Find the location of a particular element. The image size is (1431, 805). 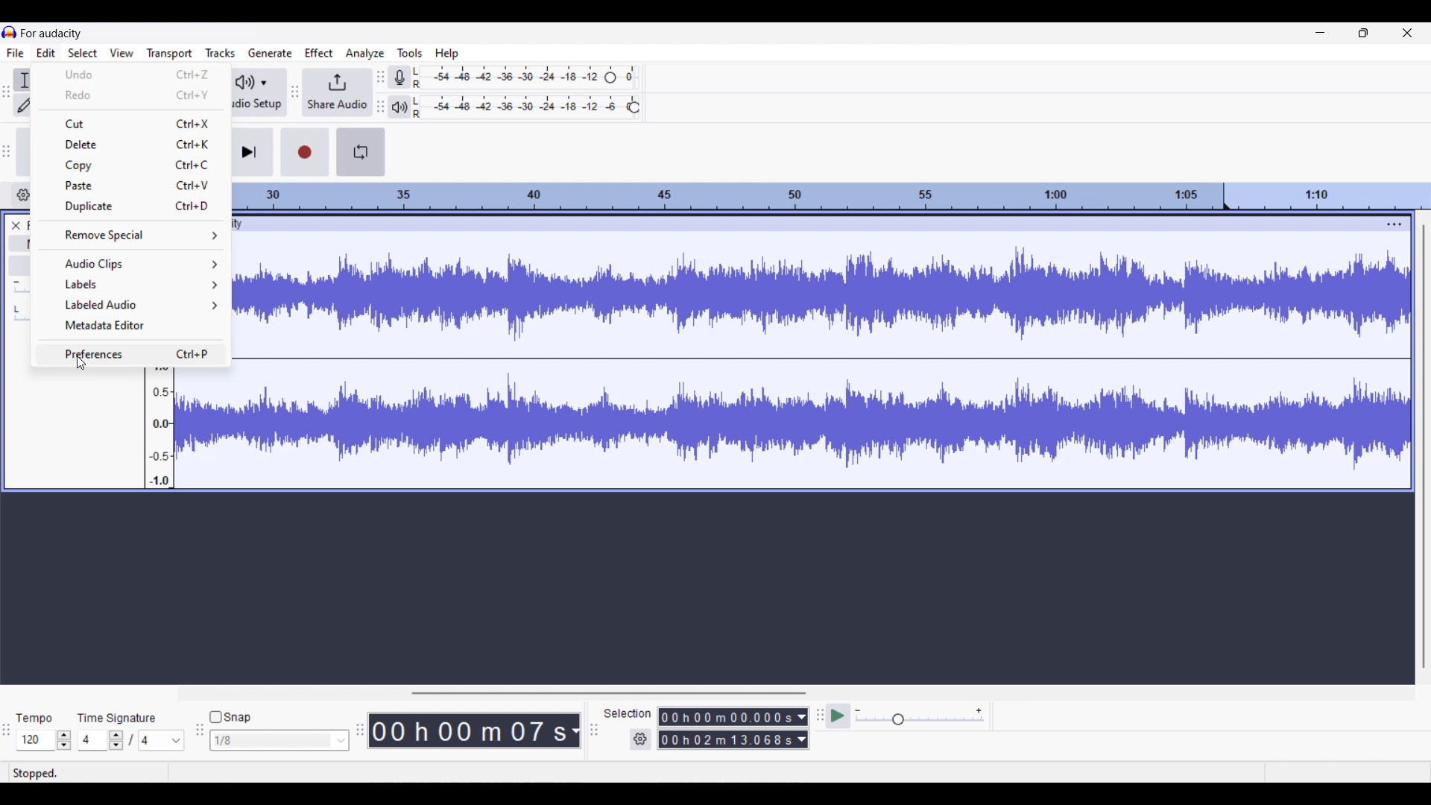

Tools menu is located at coordinates (410, 52).